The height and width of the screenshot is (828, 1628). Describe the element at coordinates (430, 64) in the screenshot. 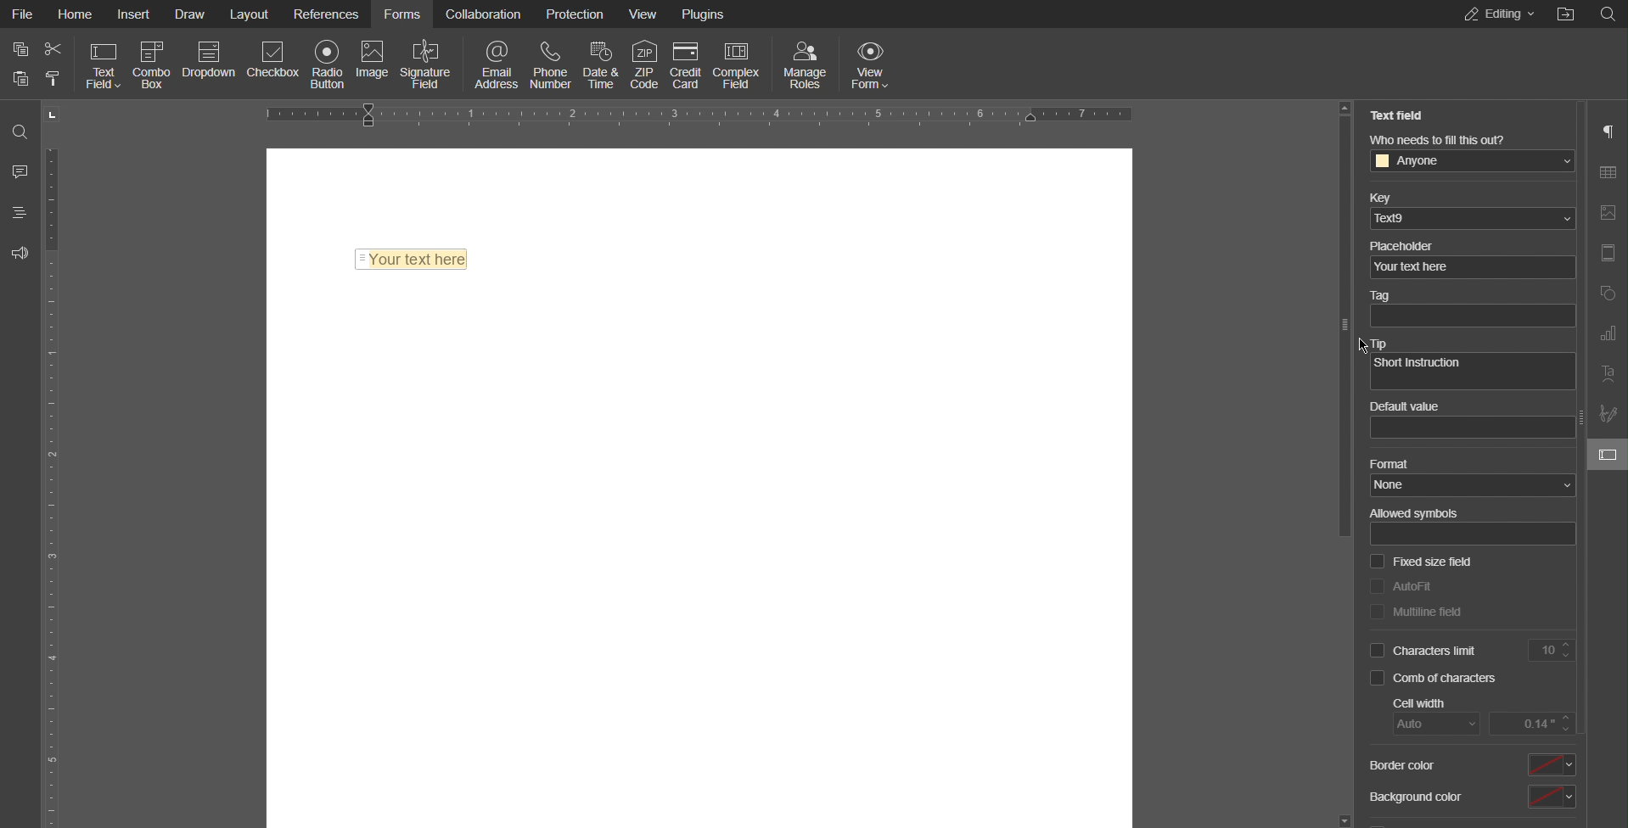

I see `Signature Field` at that location.